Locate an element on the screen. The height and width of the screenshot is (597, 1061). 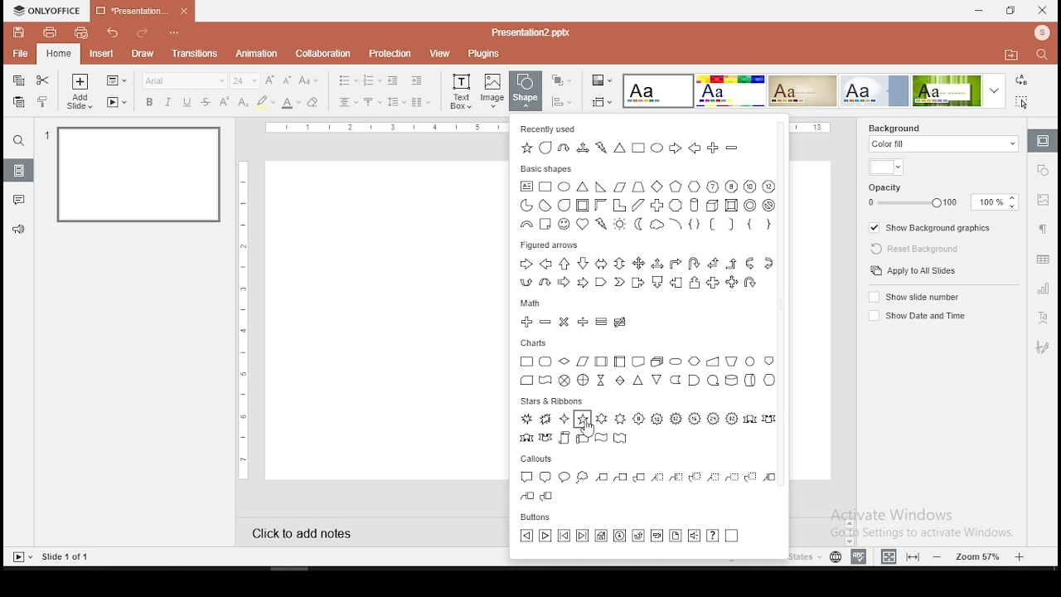
animation is located at coordinates (259, 54).